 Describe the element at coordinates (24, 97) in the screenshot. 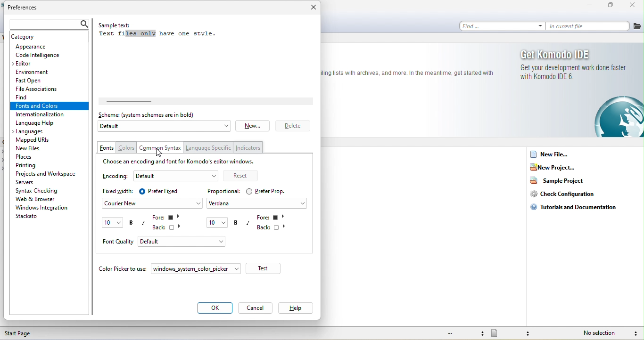

I see `find` at that location.